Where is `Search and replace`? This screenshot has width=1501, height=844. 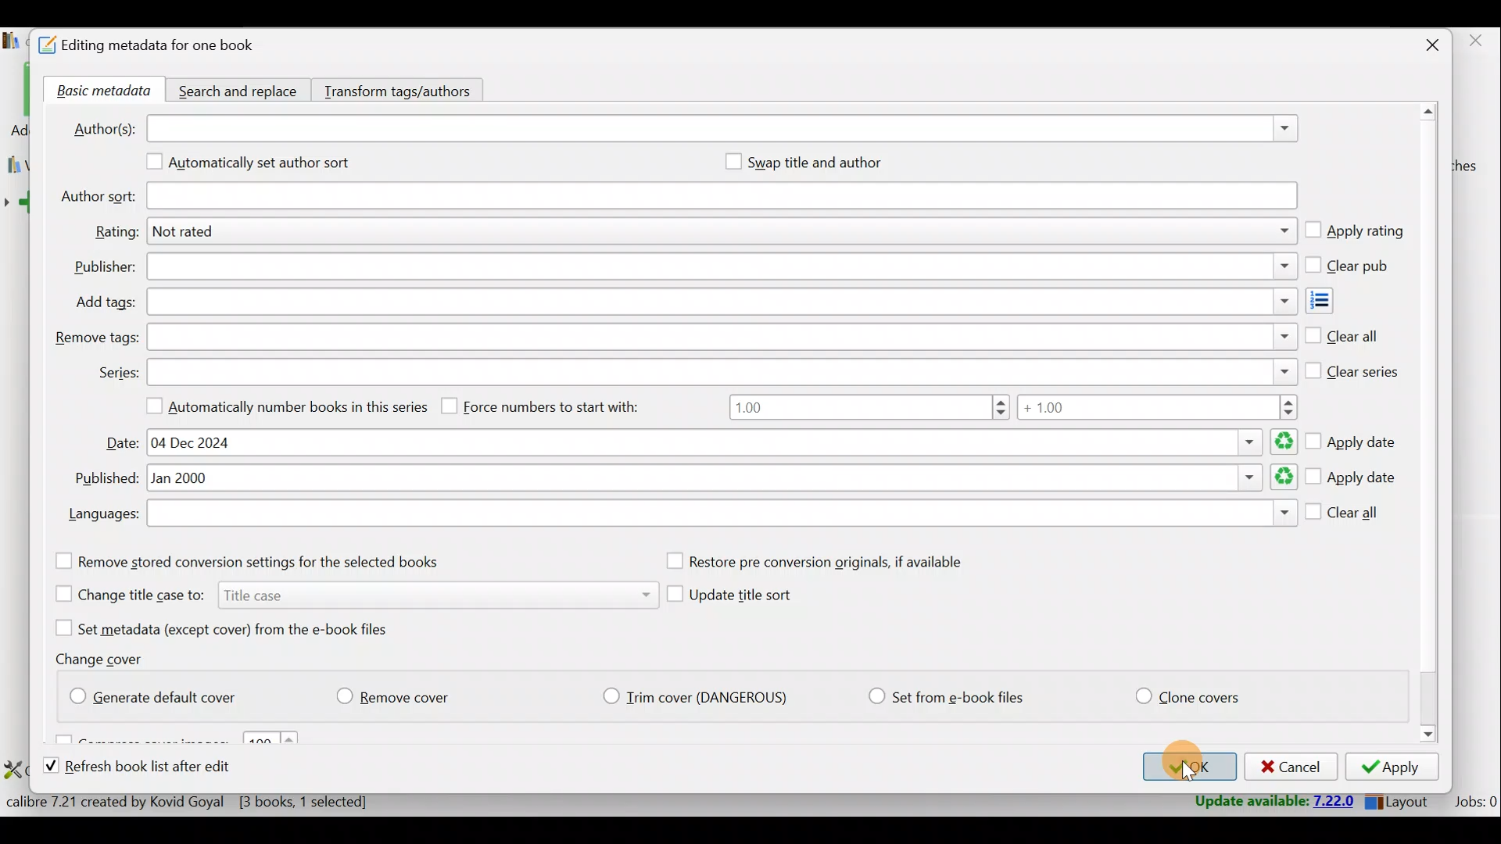
Search and replace is located at coordinates (240, 89).